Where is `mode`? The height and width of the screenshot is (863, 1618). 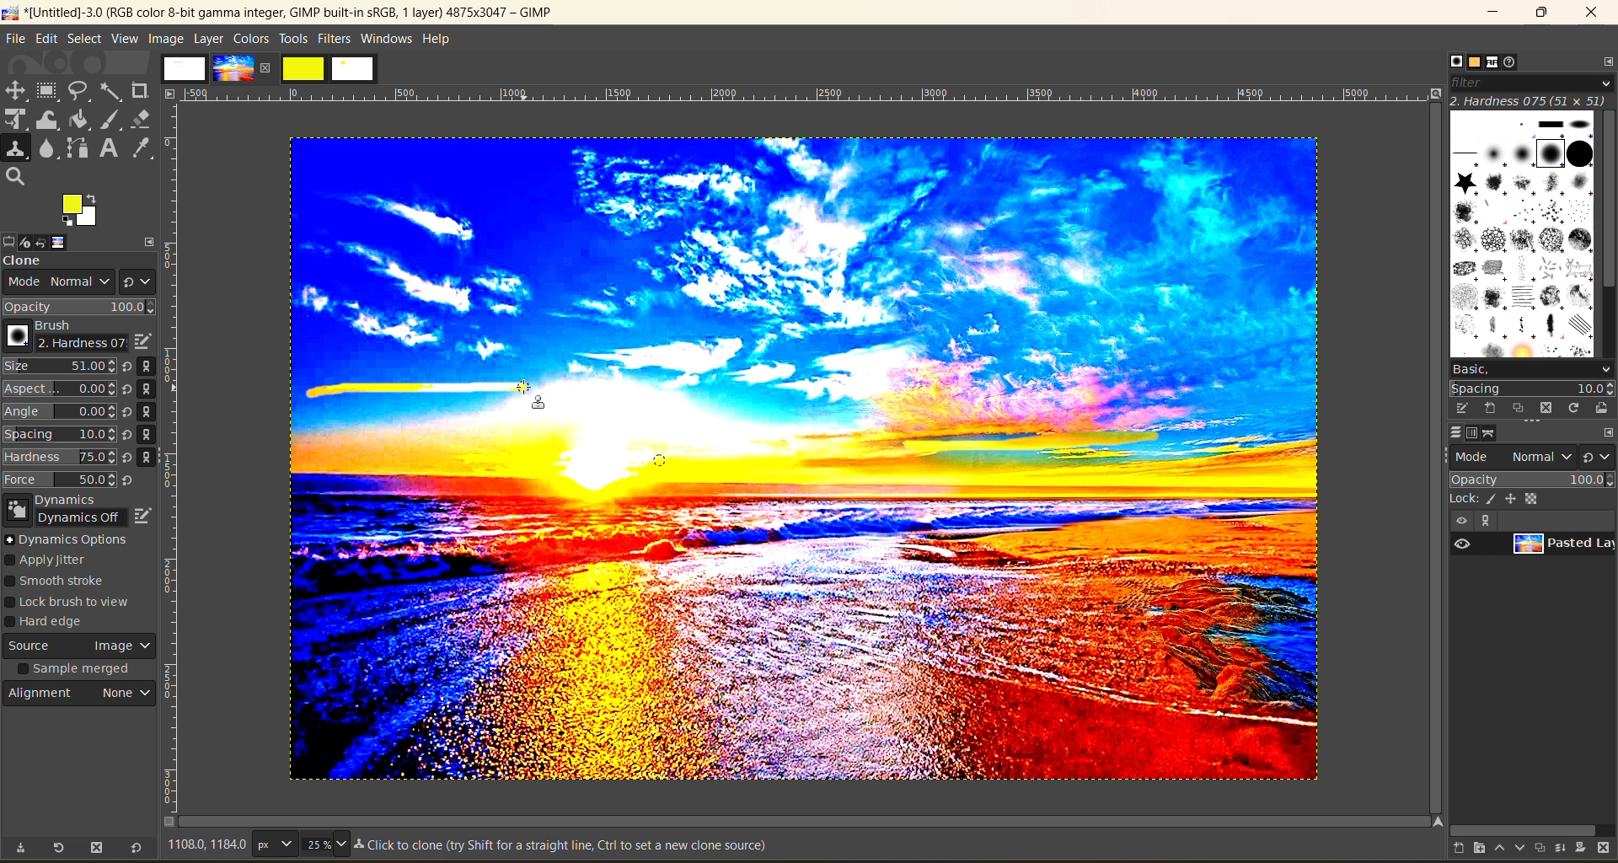
mode is located at coordinates (1514, 455).